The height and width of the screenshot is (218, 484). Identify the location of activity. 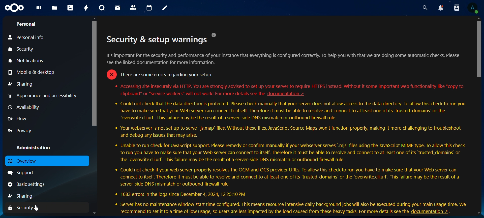
(86, 8).